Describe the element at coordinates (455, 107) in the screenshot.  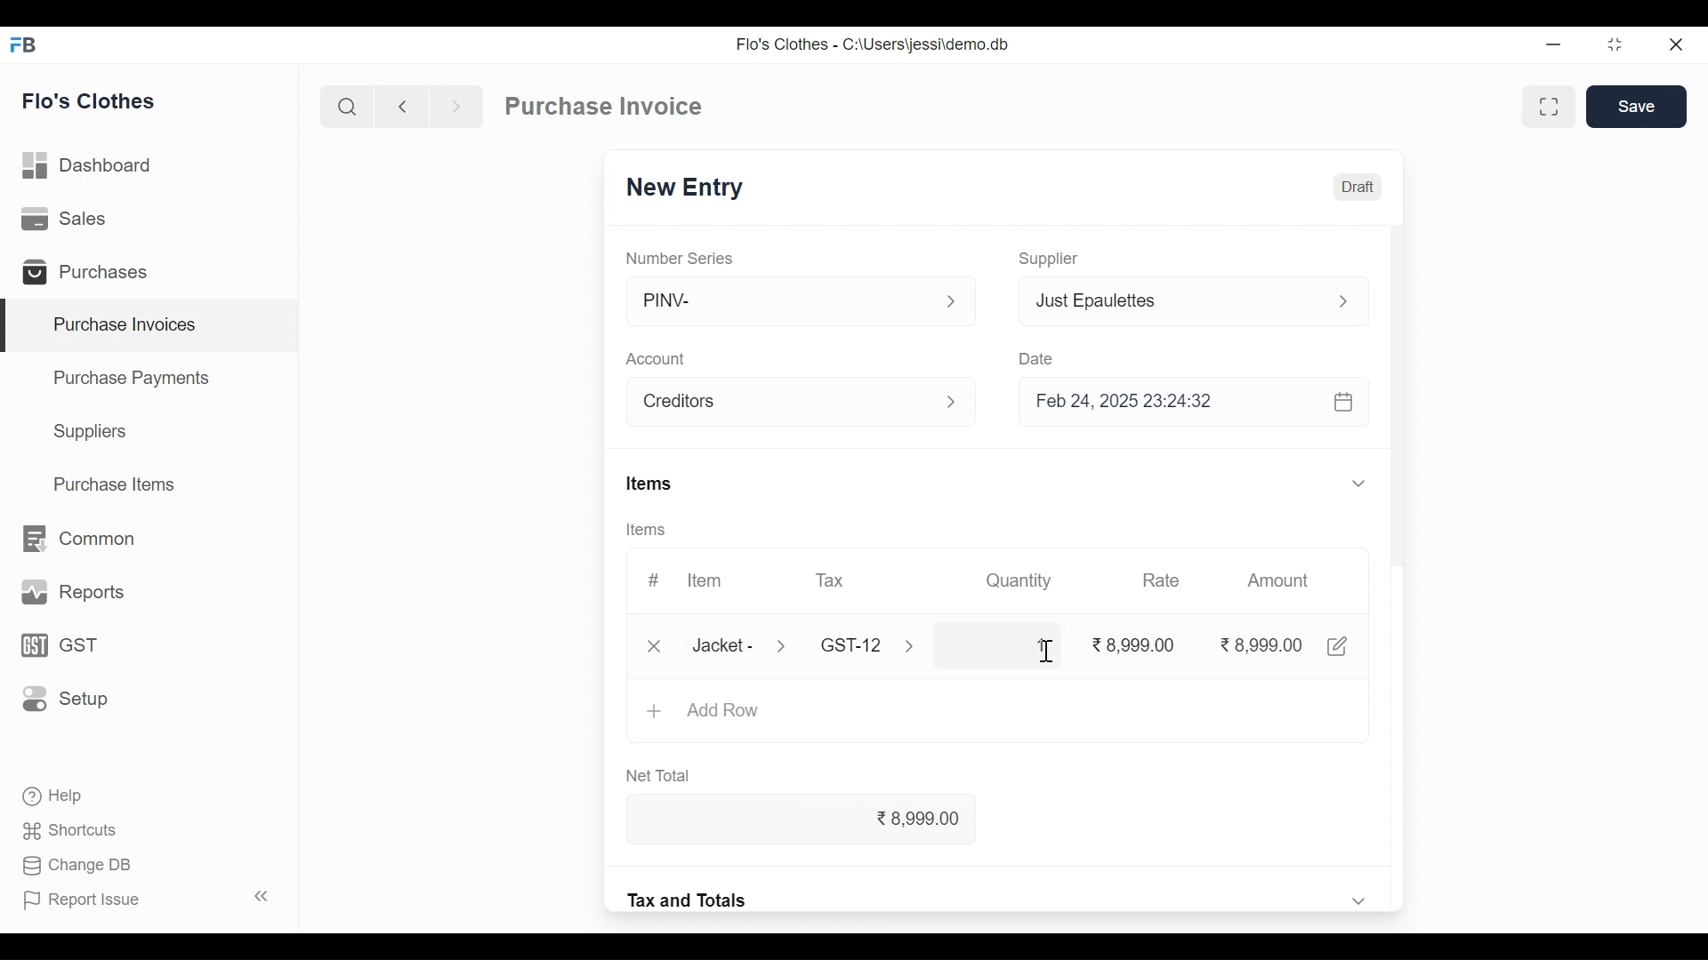
I see `Navigate forward` at that location.